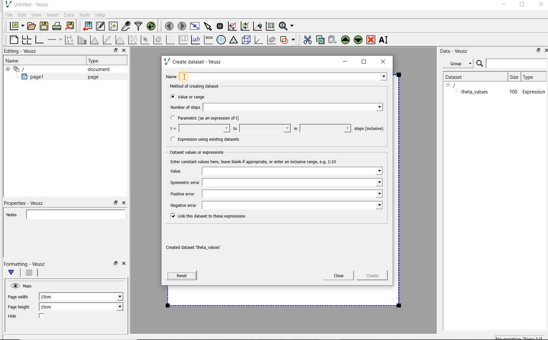  I want to click on click to reset graph axes, so click(270, 26).